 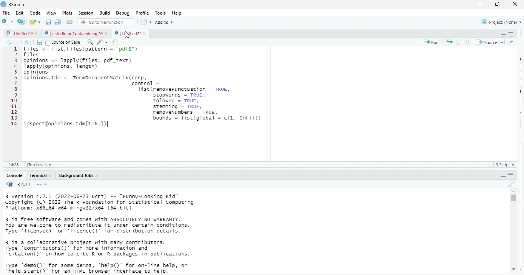 I want to click on go forward to the next source location, so click(x=18, y=42).